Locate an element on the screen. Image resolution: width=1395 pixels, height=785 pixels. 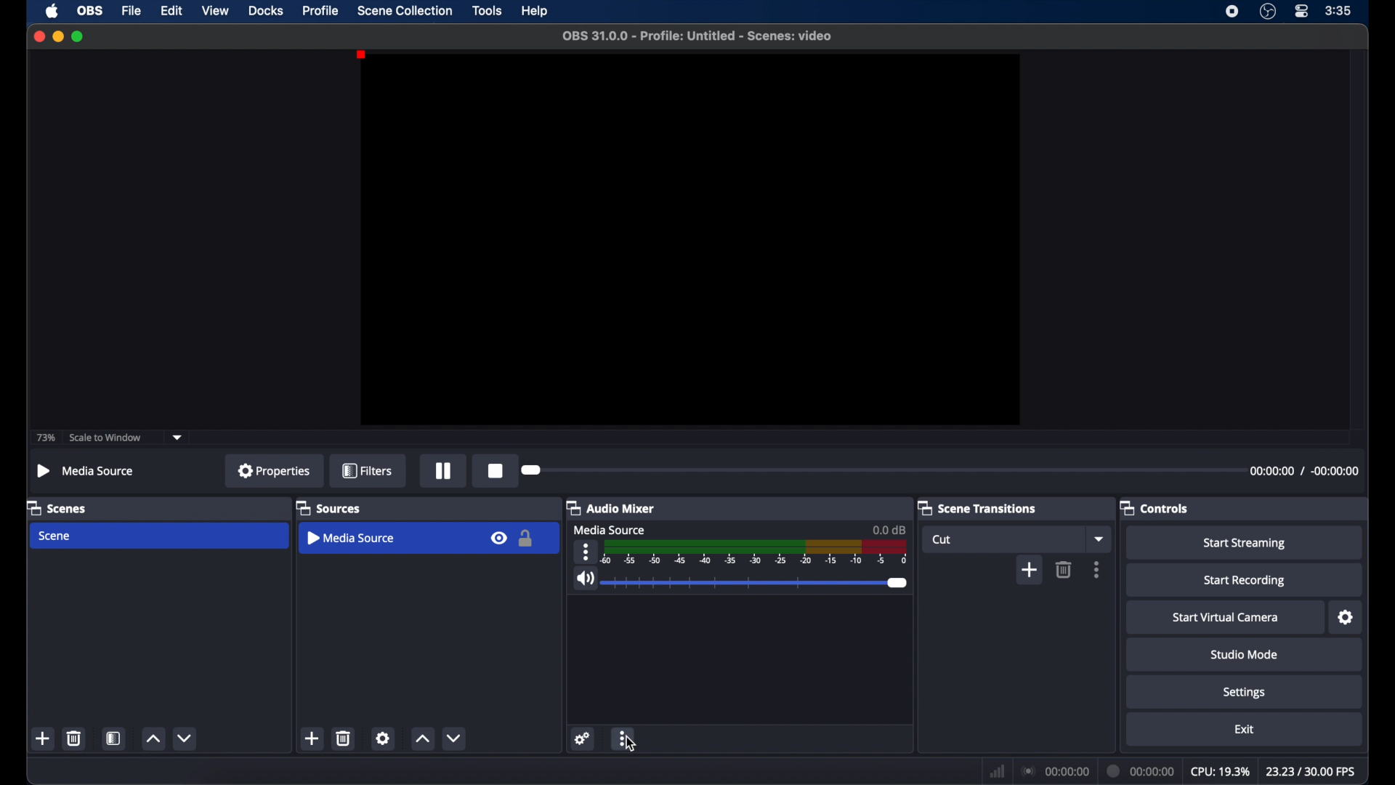
docks is located at coordinates (266, 10).